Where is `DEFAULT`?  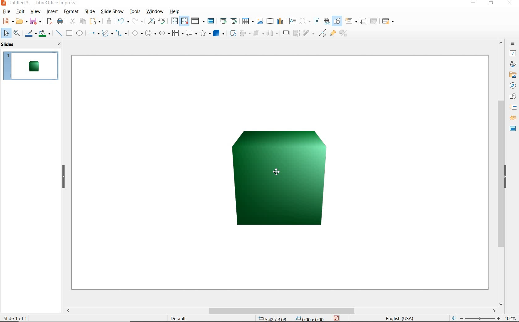
DEFAULT is located at coordinates (180, 318).